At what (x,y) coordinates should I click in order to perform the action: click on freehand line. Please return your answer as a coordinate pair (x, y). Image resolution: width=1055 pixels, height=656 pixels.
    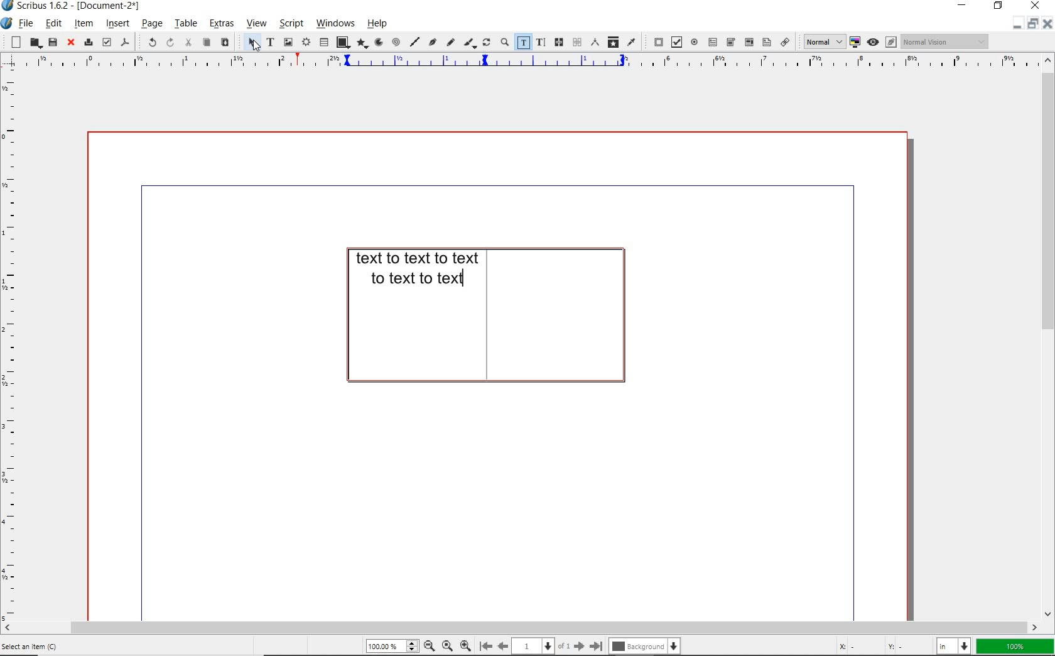
    Looking at the image, I should click on (449, 41).